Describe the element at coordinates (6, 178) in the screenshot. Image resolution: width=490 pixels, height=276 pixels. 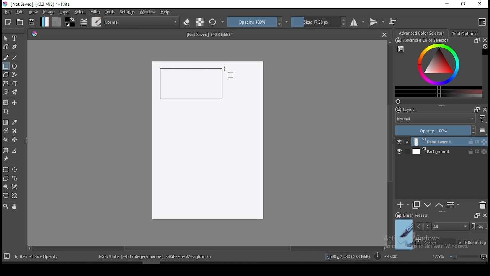
I see `polygon selection tool` at that location.